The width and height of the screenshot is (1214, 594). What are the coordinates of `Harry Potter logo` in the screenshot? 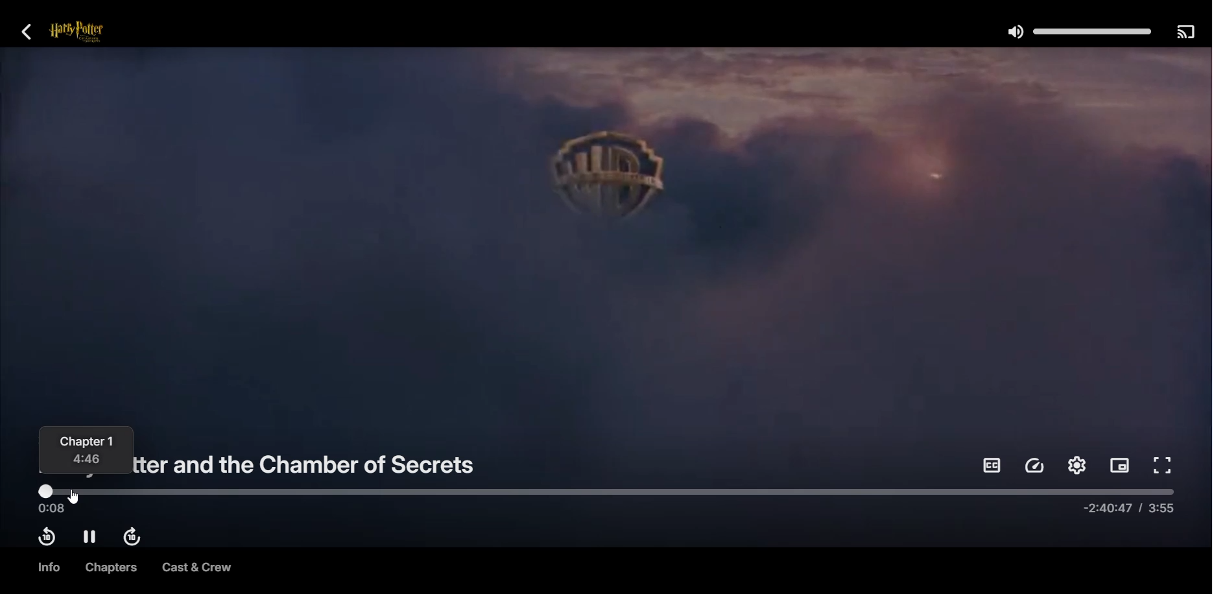 It's located at (93, 32).